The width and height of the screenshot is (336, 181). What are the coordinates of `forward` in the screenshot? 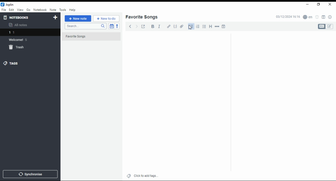 It's located at (136, 26).